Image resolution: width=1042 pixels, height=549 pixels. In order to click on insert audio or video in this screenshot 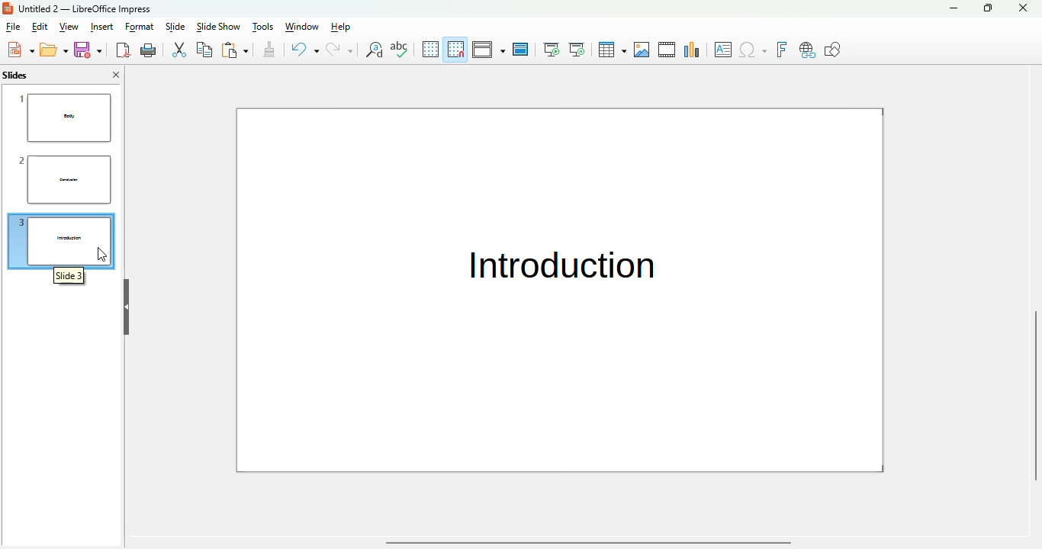, I will do `click(667, 50)`.